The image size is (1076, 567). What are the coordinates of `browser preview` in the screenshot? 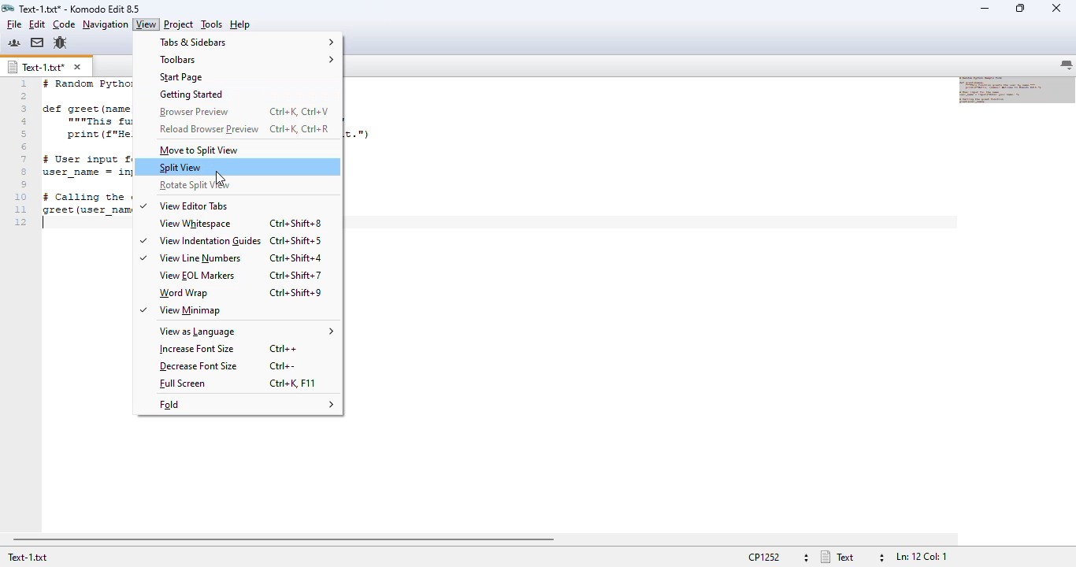 It's located at (197, 112).